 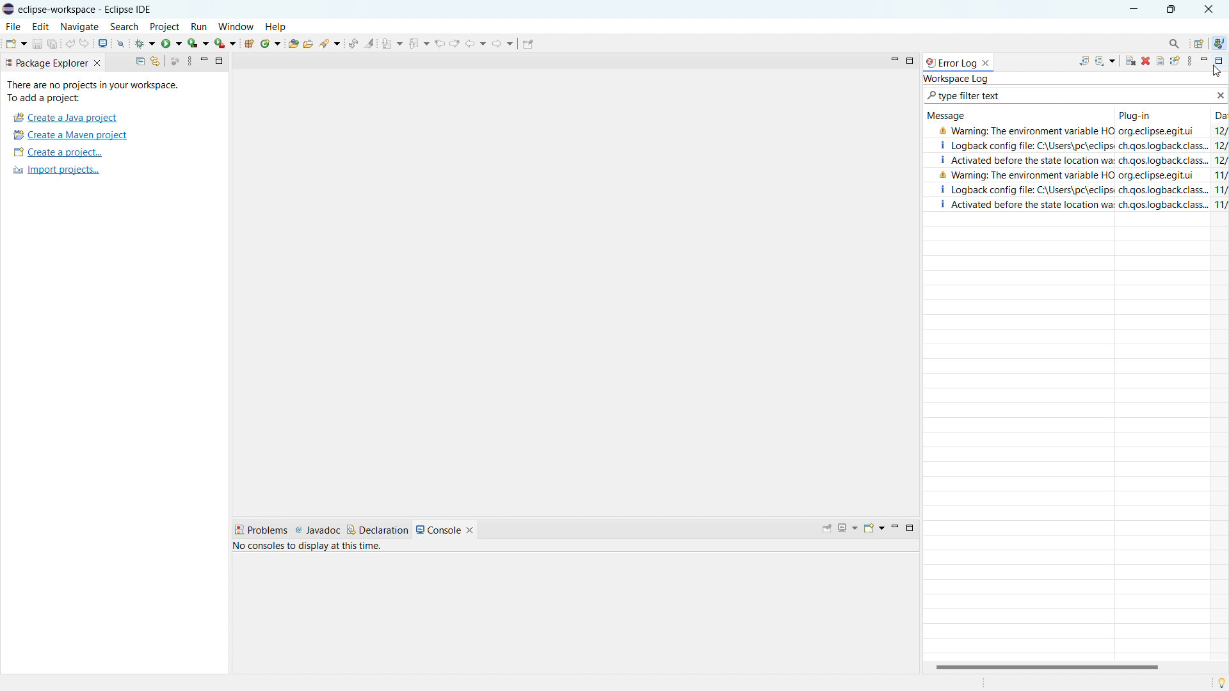 I want to click on clear log viewer, so click(x=1130, y=60).